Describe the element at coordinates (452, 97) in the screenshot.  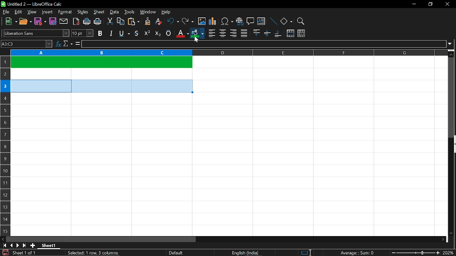
I see `vertical scrollbar` at that location.